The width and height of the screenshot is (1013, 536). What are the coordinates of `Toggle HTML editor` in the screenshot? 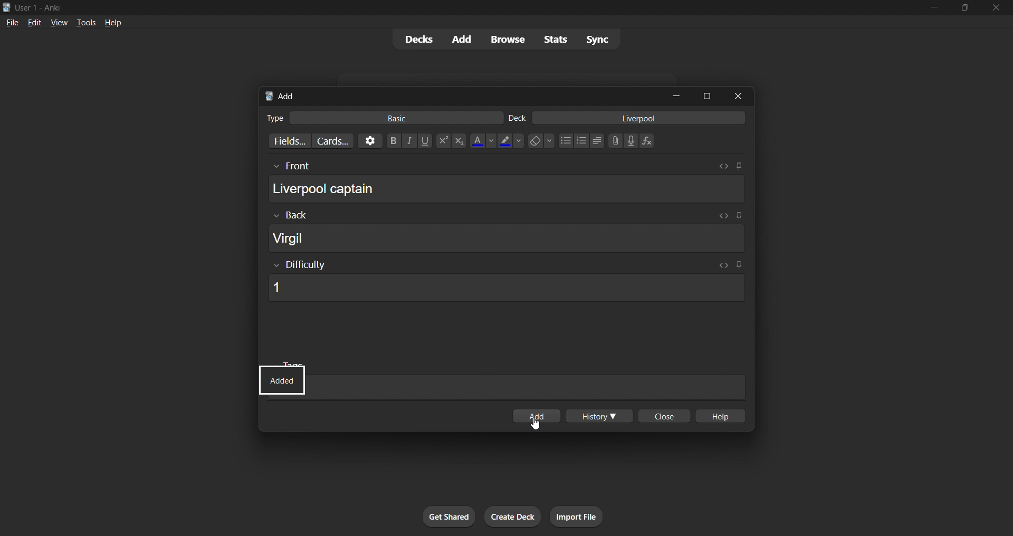 It's located at (723, 166).